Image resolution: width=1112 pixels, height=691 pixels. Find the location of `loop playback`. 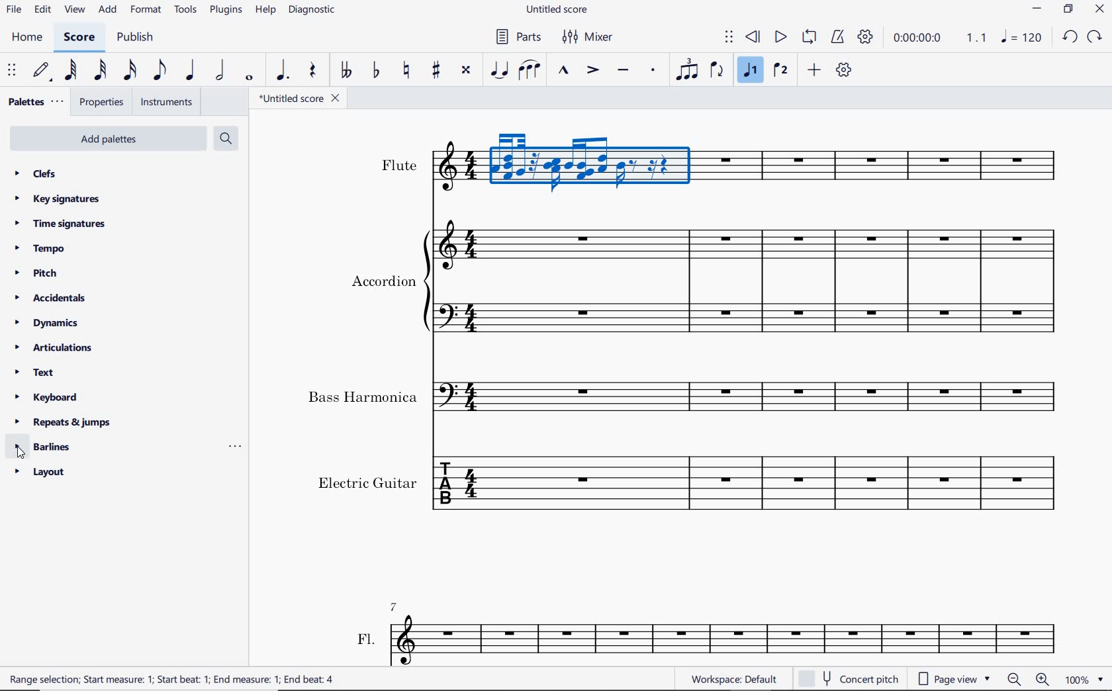

loop playback is located at coordinates (809, 37).